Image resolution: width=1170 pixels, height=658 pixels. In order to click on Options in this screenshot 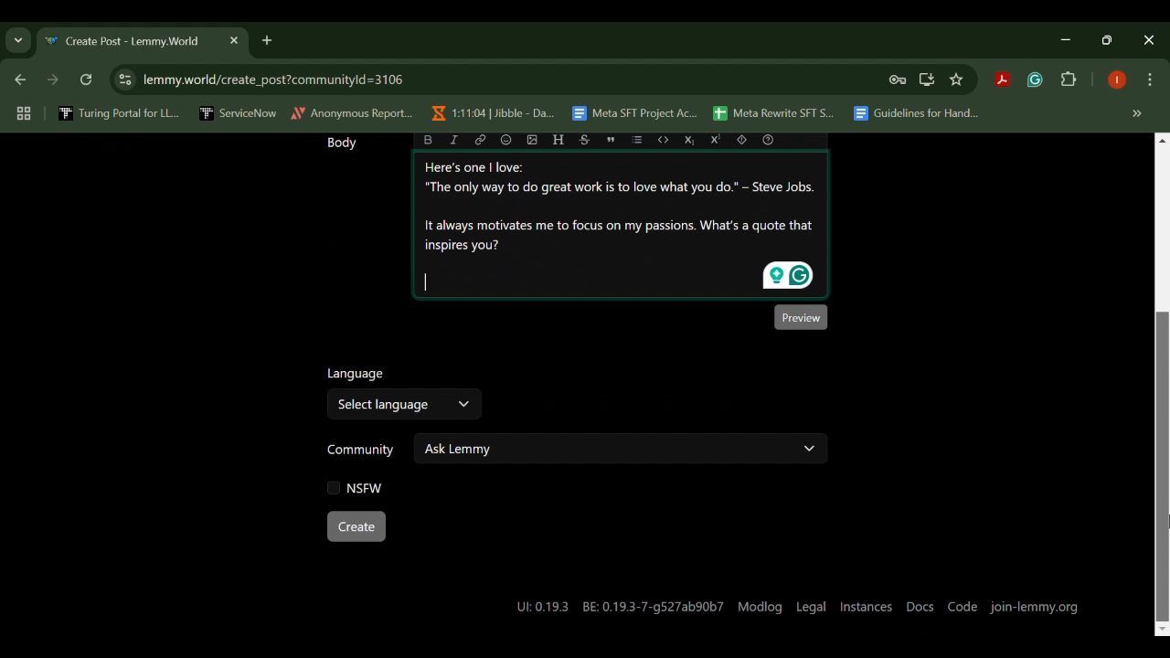, I will do `click(1150, 81)`.